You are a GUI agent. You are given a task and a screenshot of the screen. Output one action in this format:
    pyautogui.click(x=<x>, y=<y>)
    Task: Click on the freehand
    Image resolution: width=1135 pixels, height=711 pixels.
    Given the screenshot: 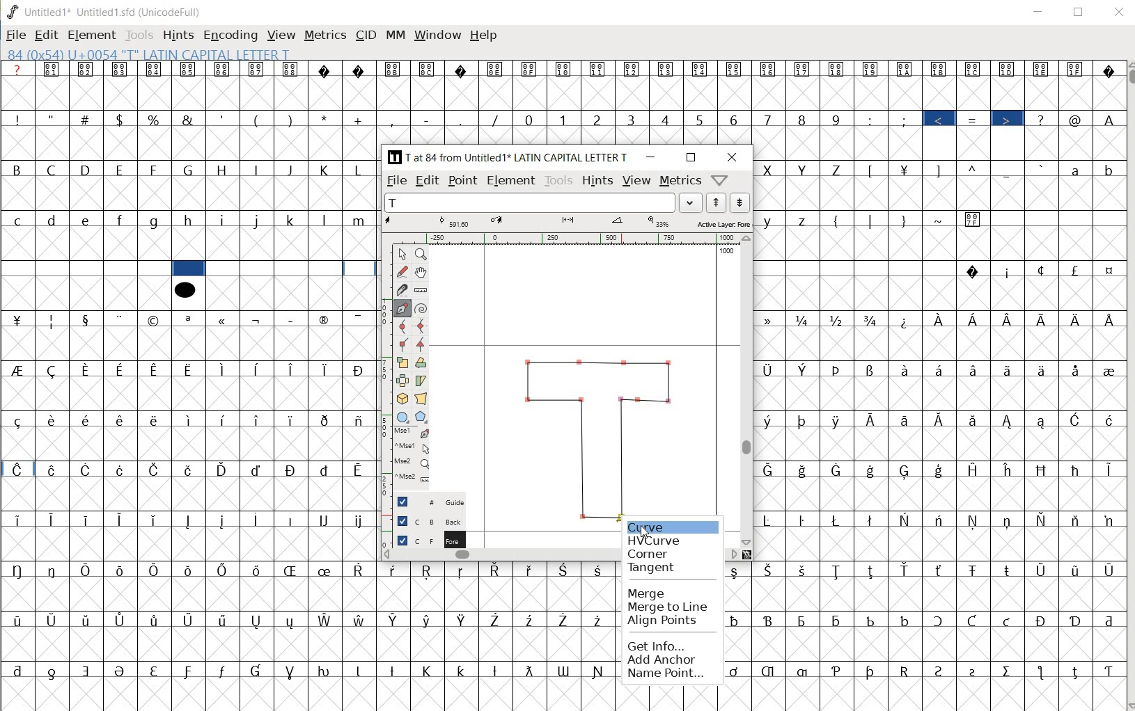 What is the action you would take?
    pyautogui.click(x=403, y=272)
    